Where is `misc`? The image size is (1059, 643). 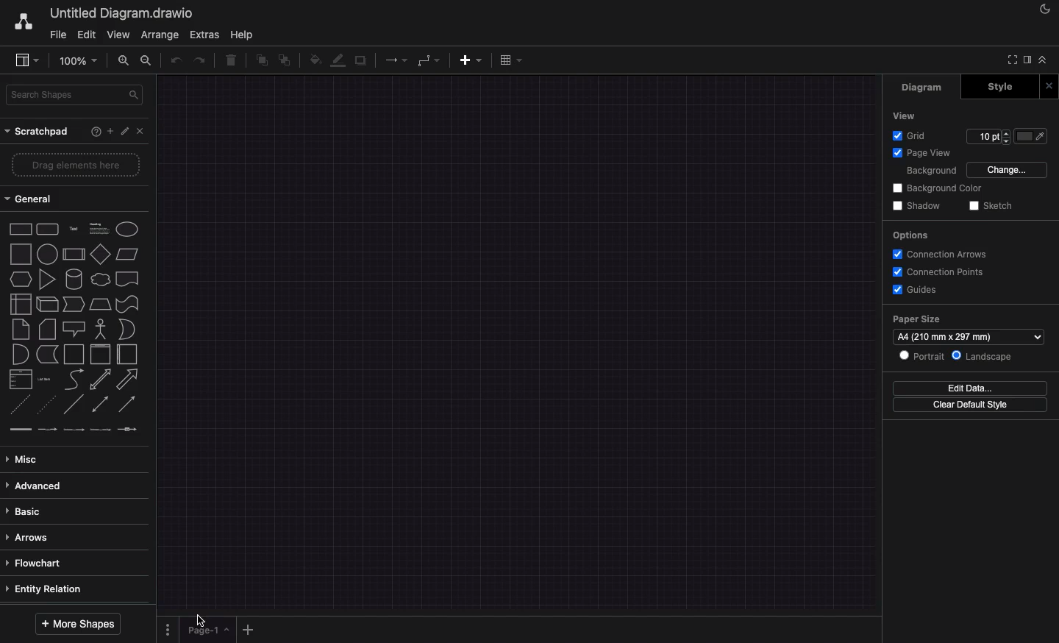 misc is located at coordinates (24, 460).